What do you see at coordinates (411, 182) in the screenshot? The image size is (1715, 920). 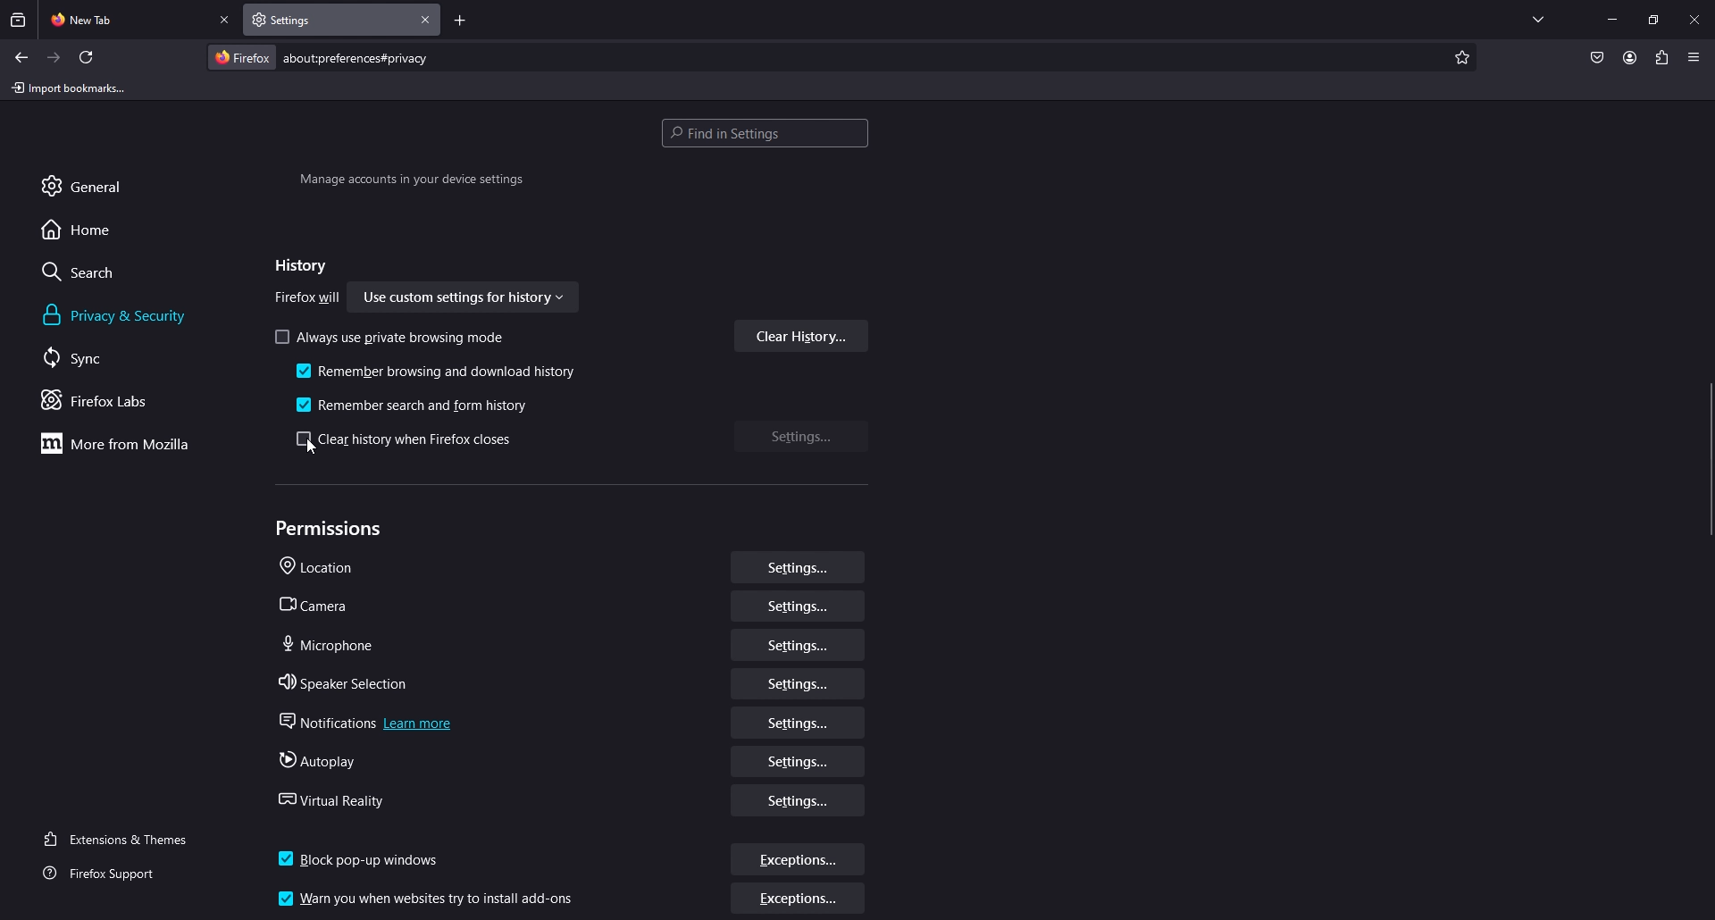 I see `Manage accounts in your device settings` at bounding box center [411, 182].